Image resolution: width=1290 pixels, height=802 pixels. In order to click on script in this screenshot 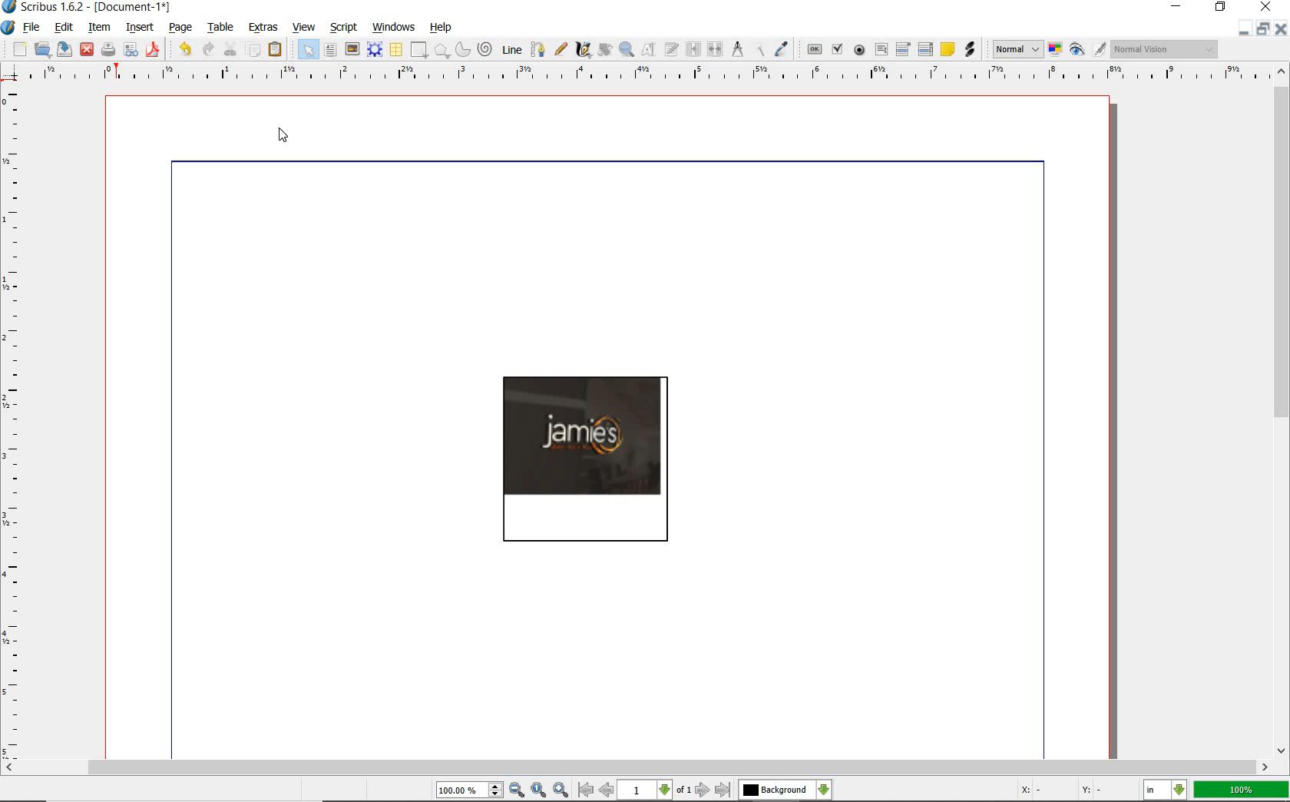, I will do `click(345, 27)`.